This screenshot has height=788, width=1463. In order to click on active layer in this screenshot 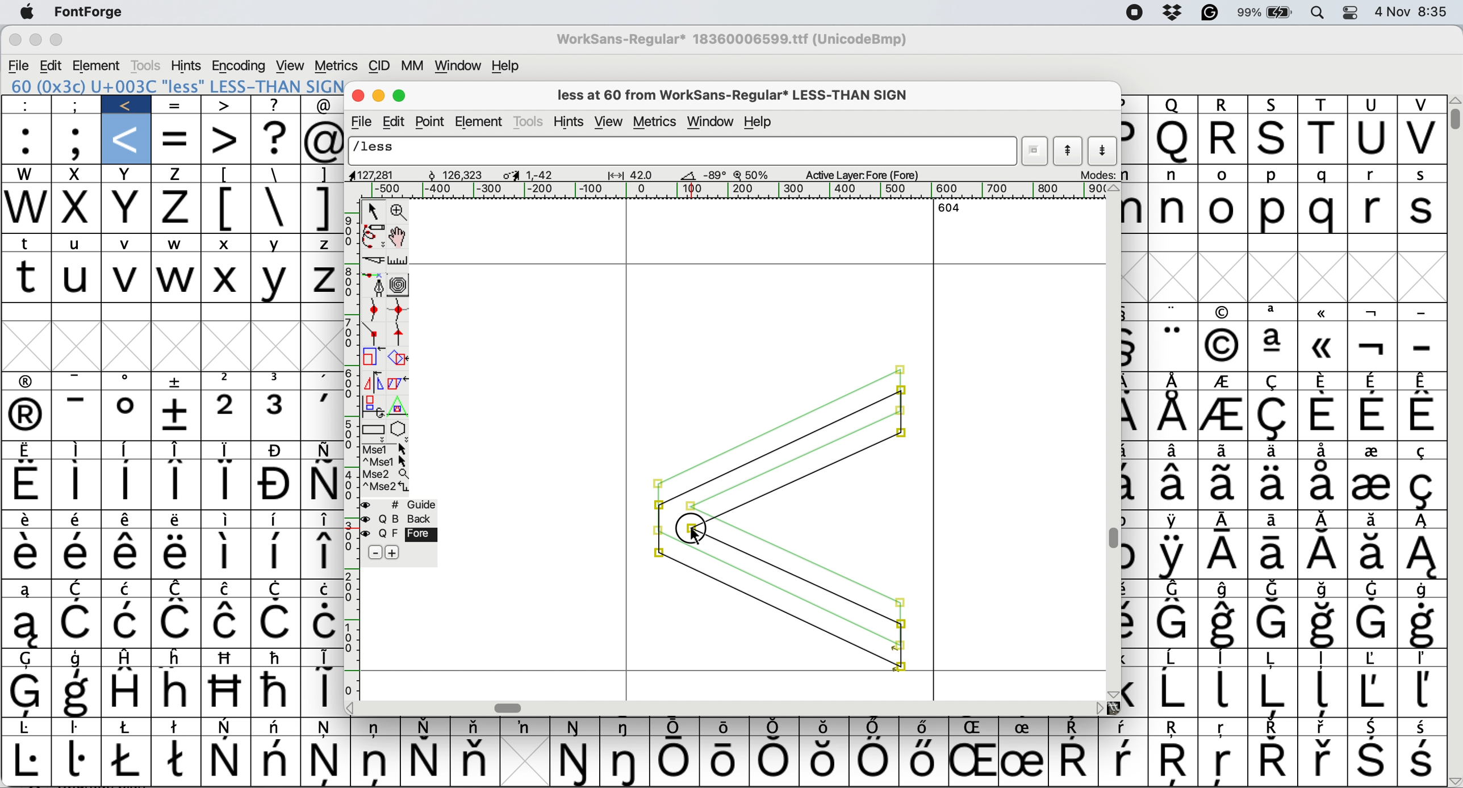, I will do `click(862, 174)`.